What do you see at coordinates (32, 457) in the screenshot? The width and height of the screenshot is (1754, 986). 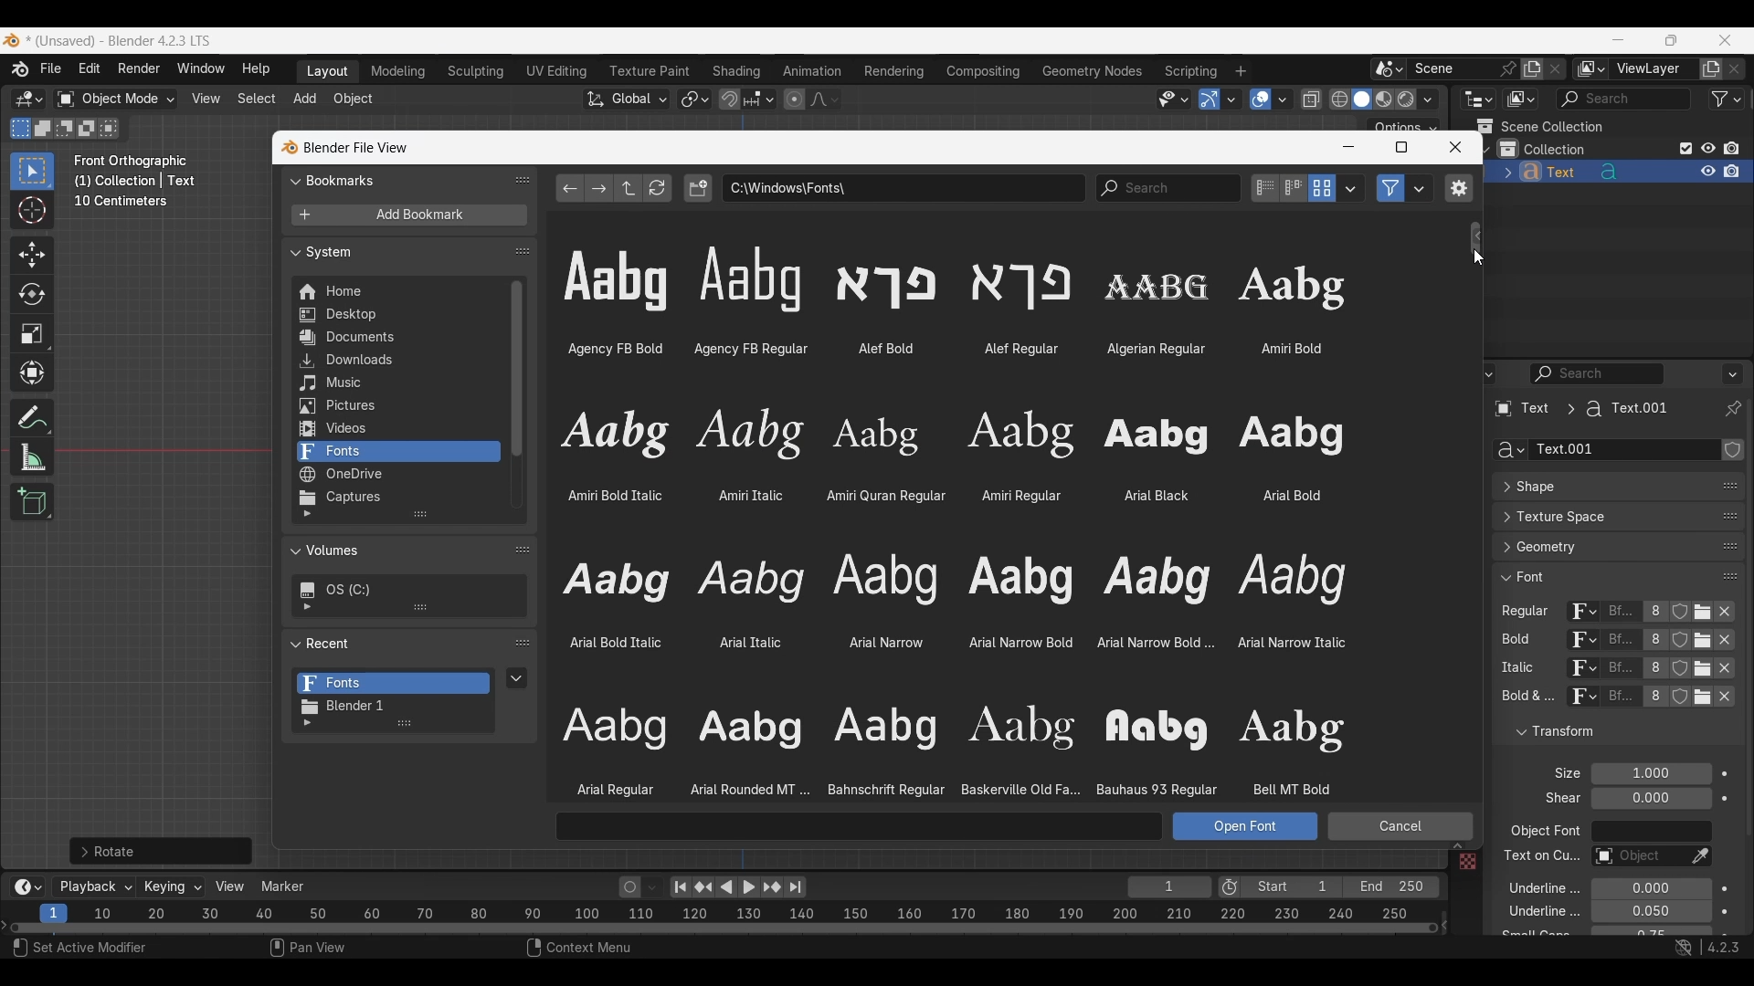 I see `Measure` at bounding box center [32, 457].